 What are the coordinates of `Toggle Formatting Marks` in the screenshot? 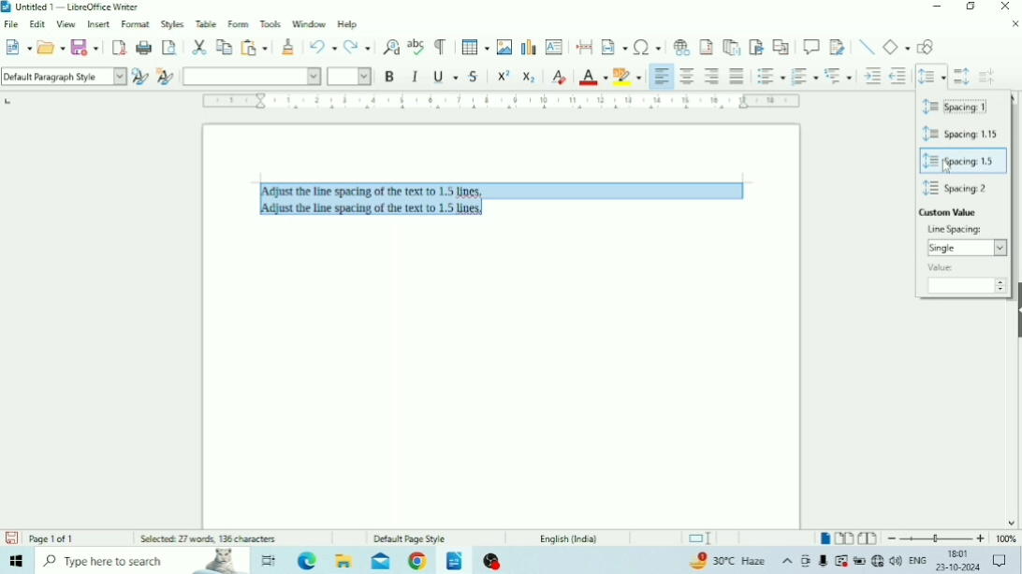 It's located at (442, 47).